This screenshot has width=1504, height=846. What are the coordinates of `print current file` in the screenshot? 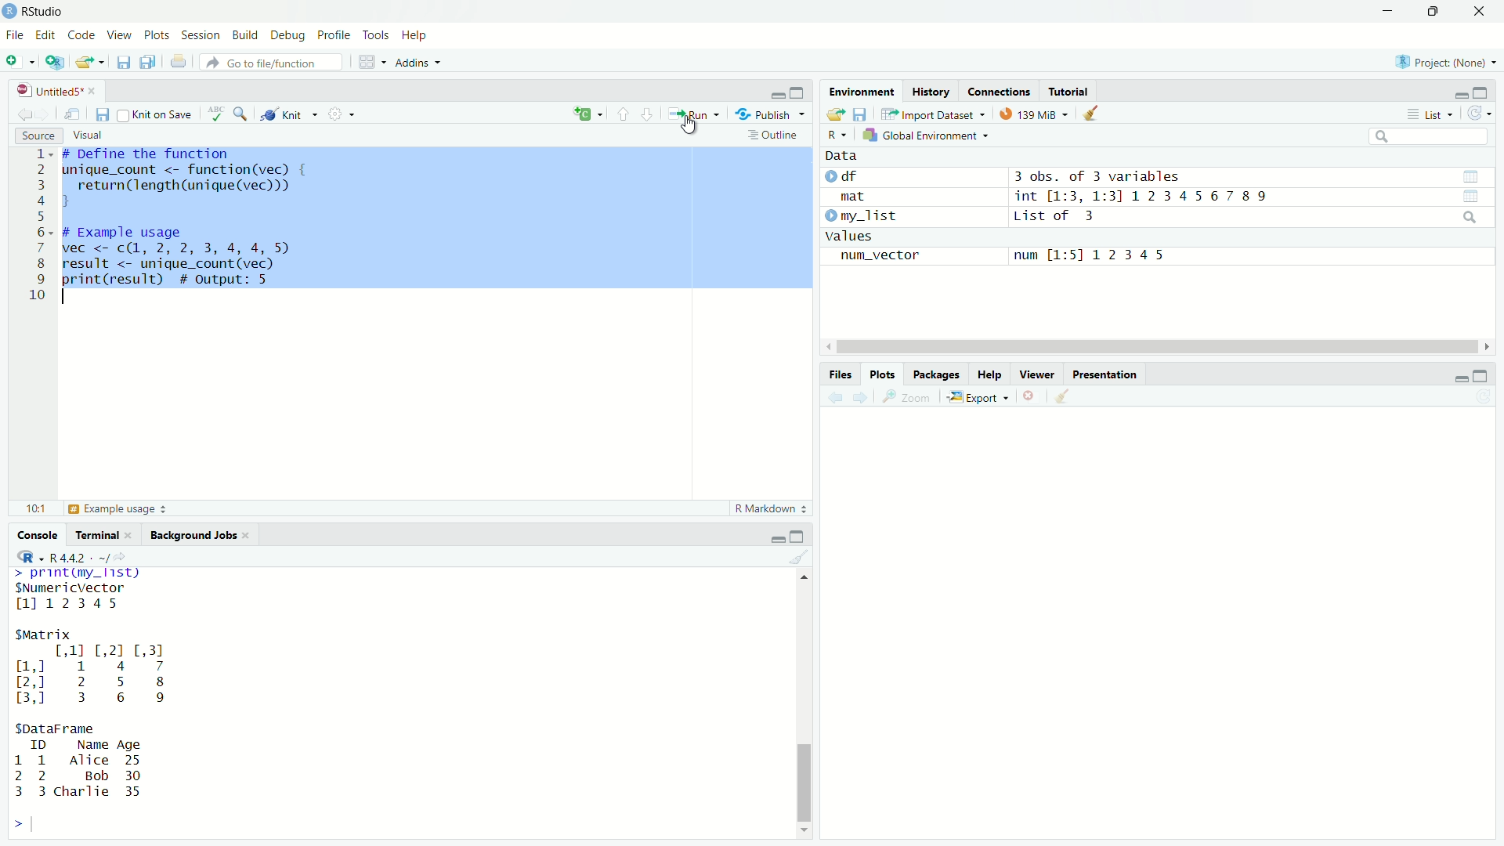 It's located at (178, 63).